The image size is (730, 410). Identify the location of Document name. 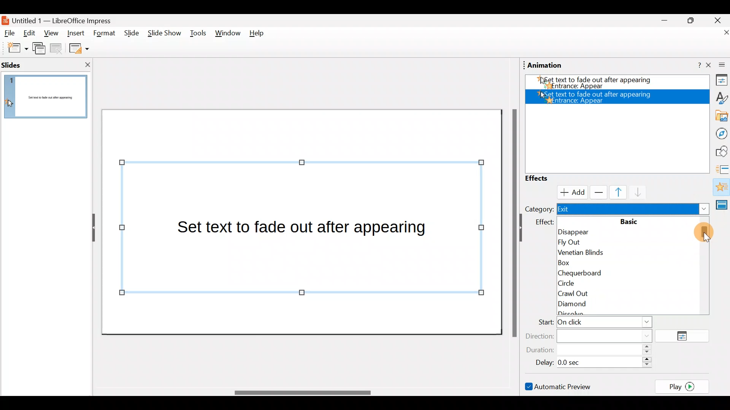
(62, 20).